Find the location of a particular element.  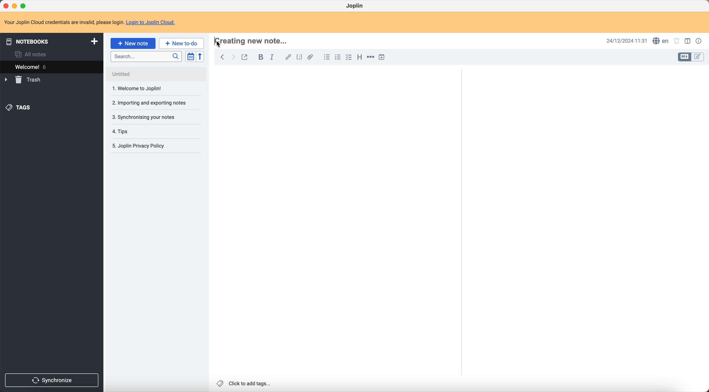

body text is located at coordinates (582, 230).